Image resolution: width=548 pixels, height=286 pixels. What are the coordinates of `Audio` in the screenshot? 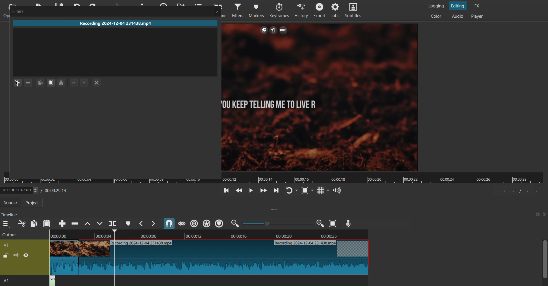 It's located at (457, 16).